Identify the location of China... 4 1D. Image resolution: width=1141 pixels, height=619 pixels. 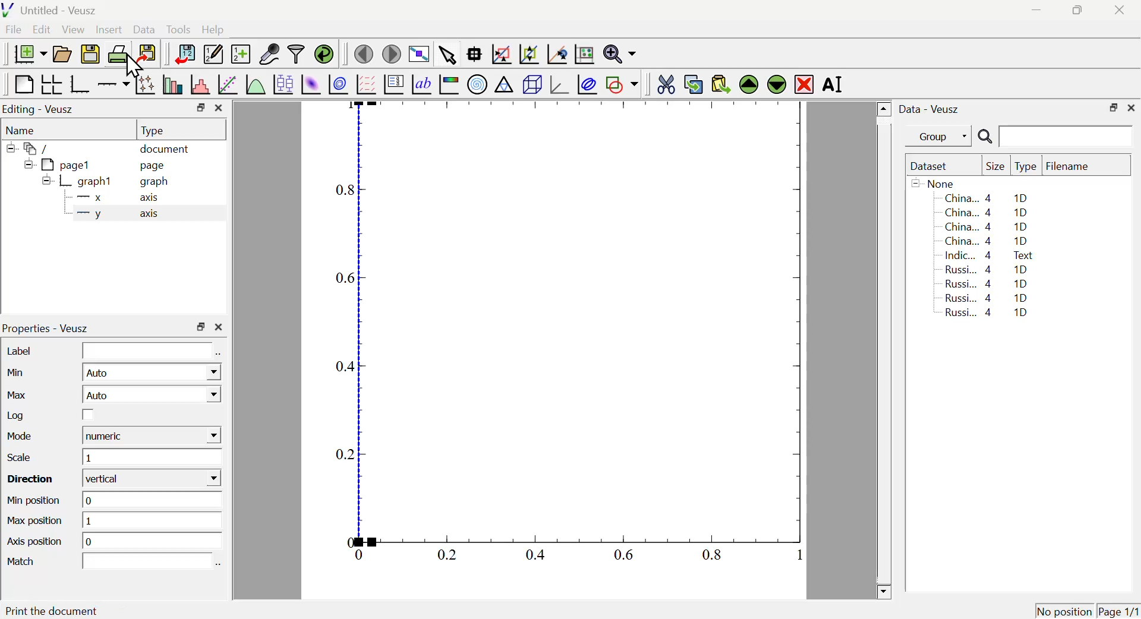
(986, 198).